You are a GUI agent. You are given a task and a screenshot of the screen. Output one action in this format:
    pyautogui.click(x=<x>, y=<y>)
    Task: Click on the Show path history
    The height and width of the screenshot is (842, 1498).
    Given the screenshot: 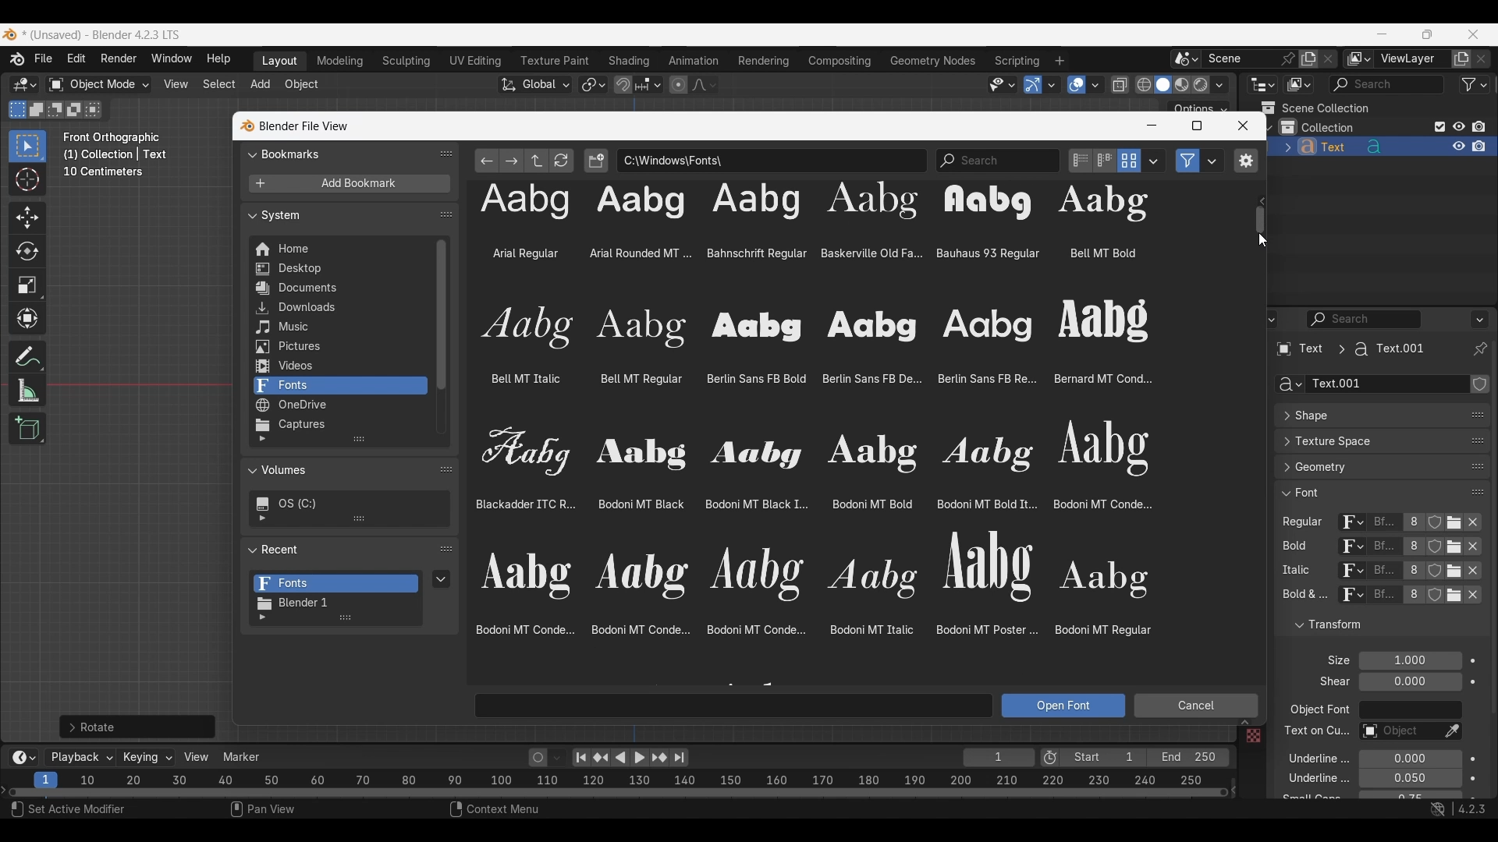 What is the action you would take?
    pyautogui.click(x=1261, y=202)
    